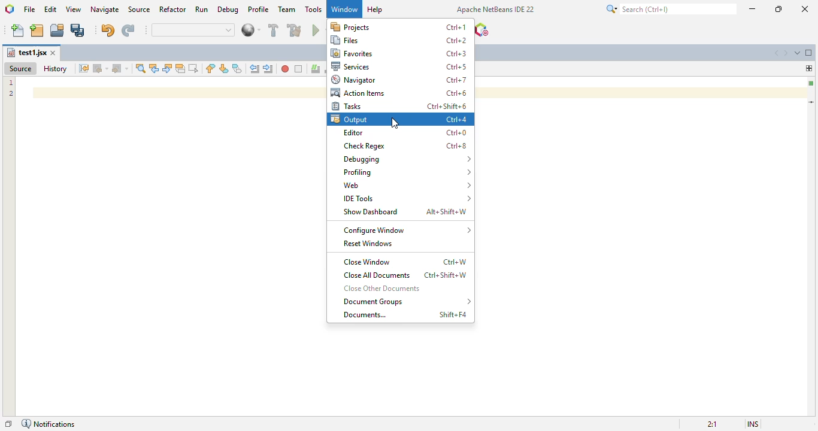 The image size is (818, 431). What do you see at coordinates (224, 68) in the screenshot?
I see `next bookmark` at bounding box center [224, 68].